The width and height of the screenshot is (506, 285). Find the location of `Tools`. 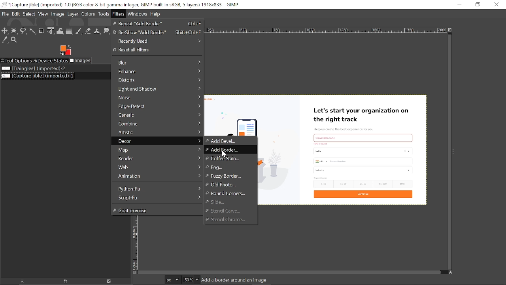

Tools is located at coordinates (104, 14).